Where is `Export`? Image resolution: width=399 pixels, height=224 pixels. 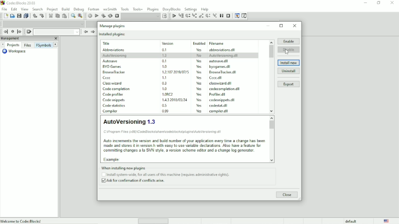
Export is located at coordinates (289, 85).